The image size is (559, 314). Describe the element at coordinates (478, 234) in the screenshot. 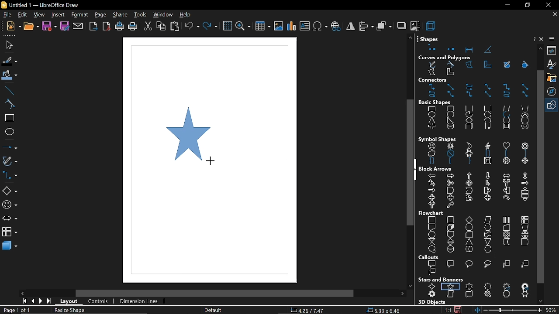

I see `flowchart` at that location.